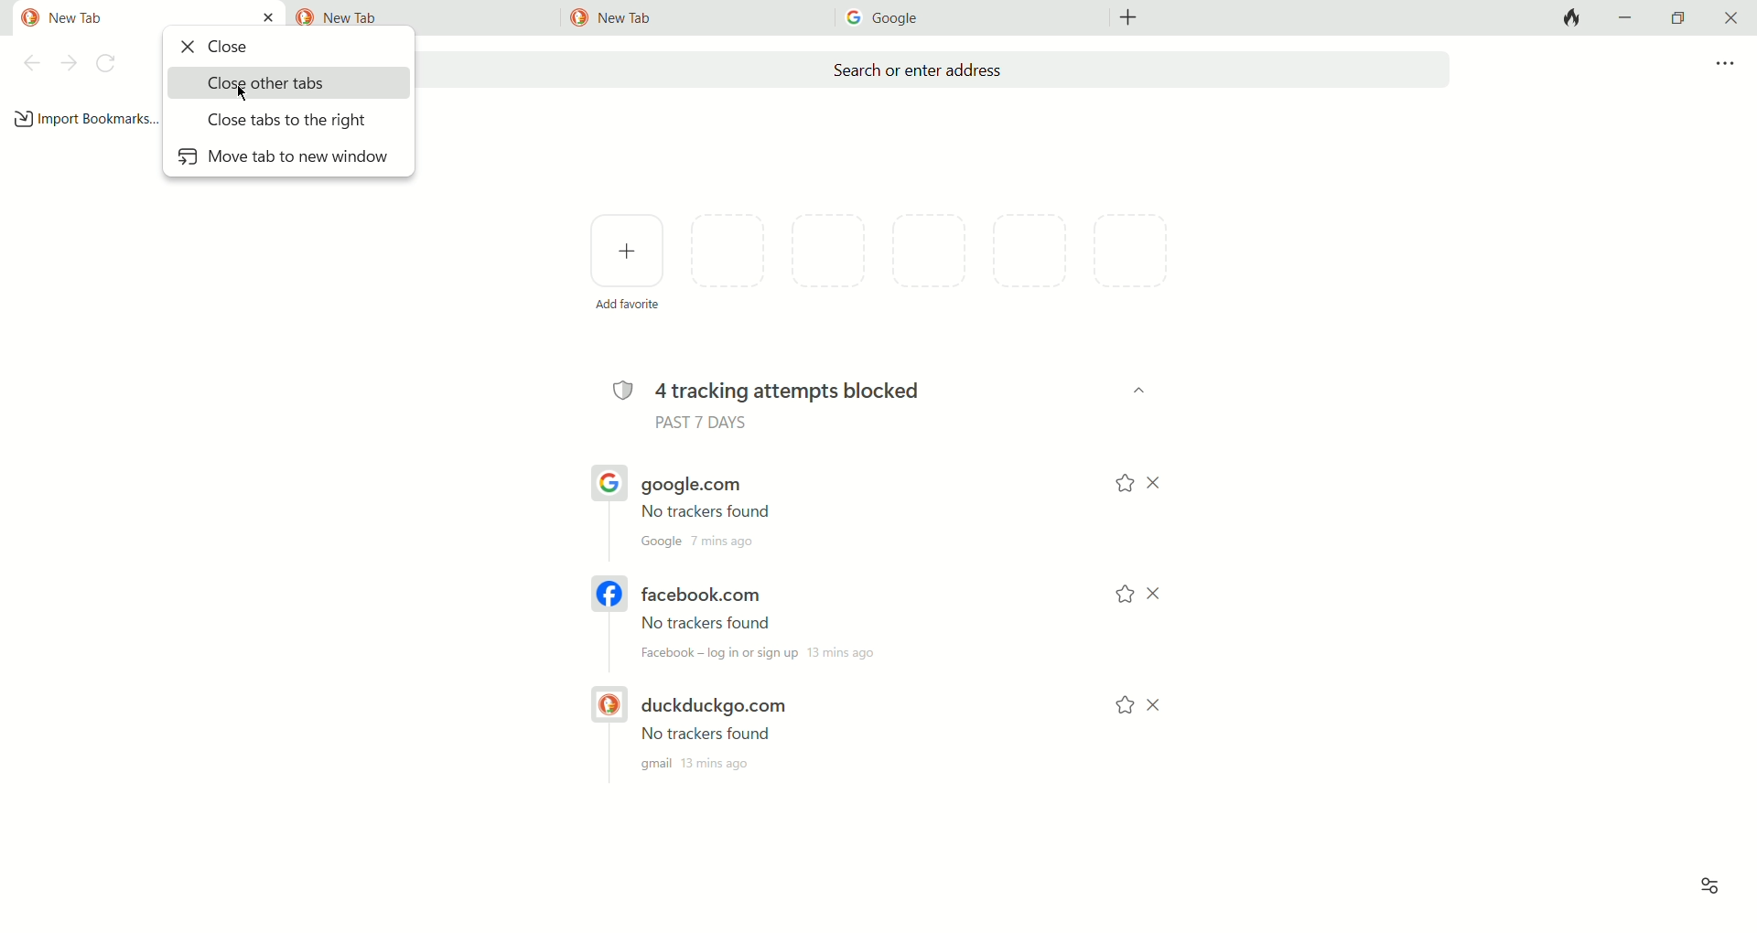 The height and width of the screenshot is (933, 1757). What do you see at coordinates (34, 64) in the screenshot?
I see `back` at bounding box center [34, 64].